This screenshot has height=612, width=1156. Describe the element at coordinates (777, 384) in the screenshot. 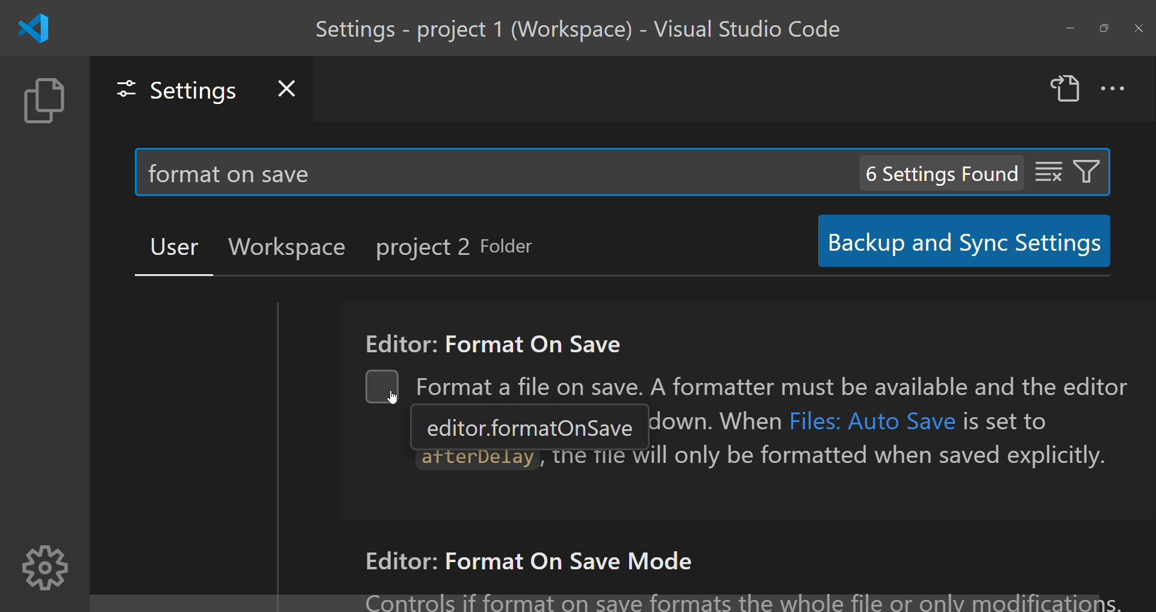

I see `Format a file on save. A formatter must be available and the editor` at that location.